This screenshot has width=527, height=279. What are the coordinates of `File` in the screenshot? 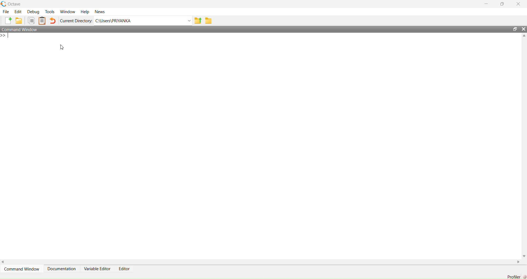 It's located at (5, 12).